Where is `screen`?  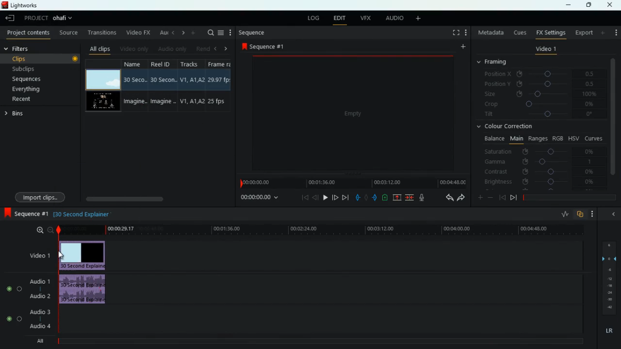
screen is located at coordinates (102, 79).